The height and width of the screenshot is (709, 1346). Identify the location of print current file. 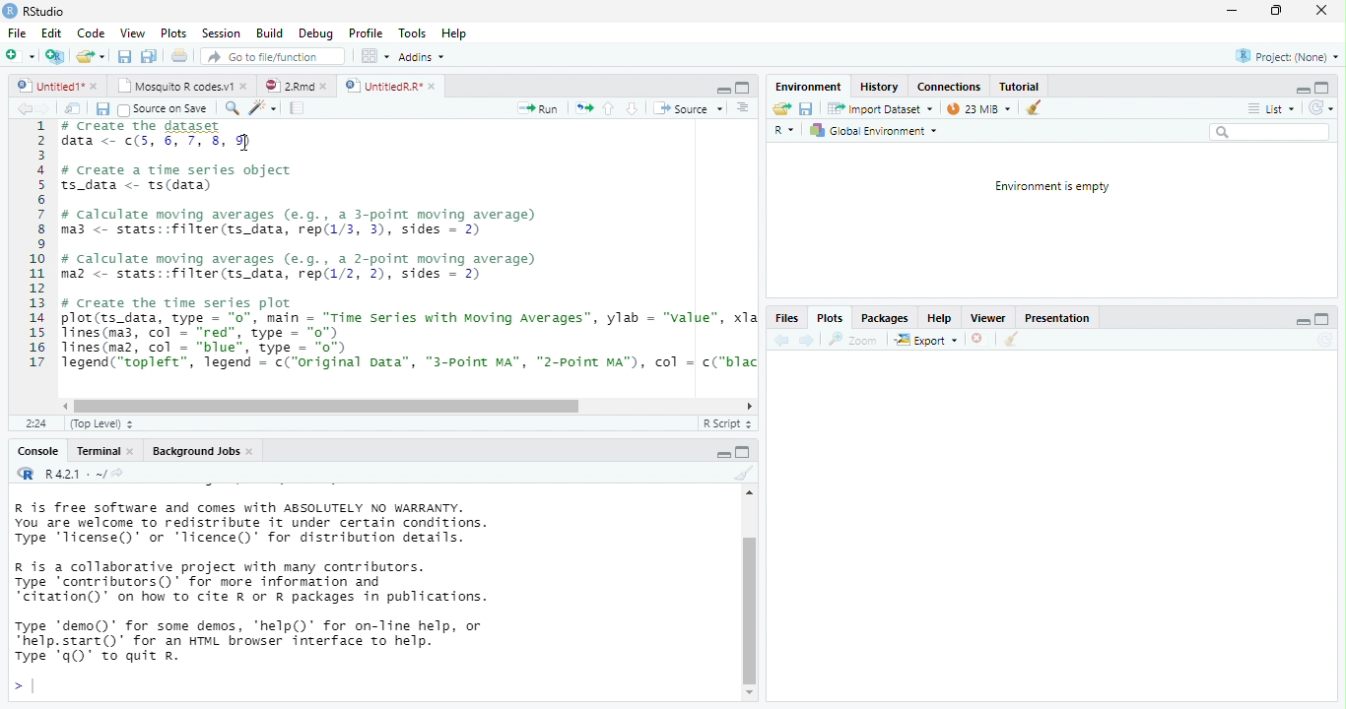
(149, 56).